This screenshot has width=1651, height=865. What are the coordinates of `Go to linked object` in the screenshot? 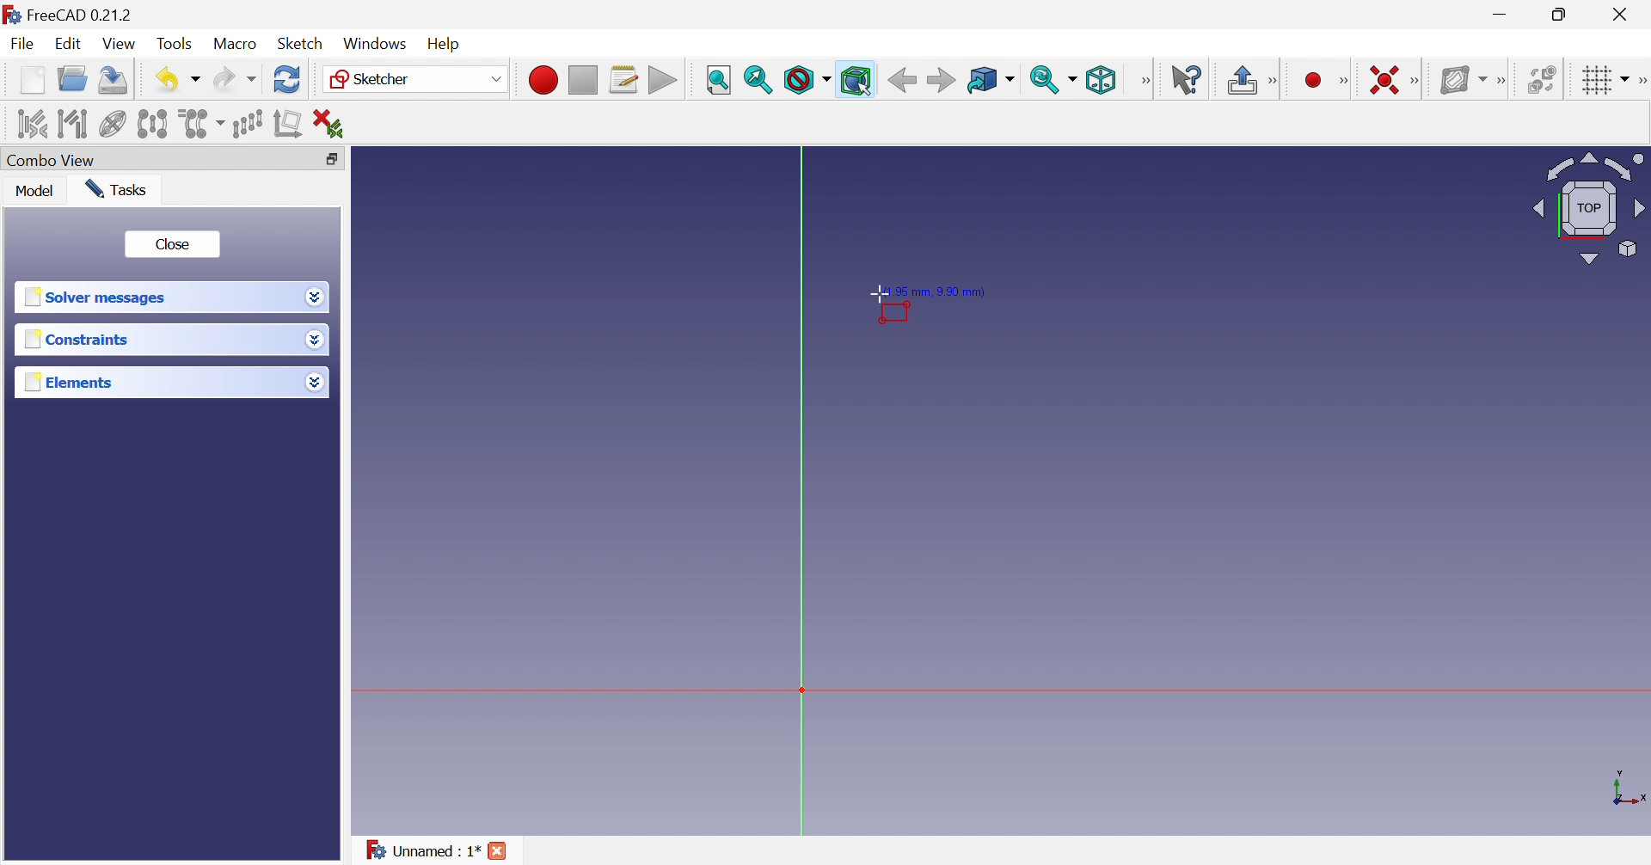 It's located at (990, 81).